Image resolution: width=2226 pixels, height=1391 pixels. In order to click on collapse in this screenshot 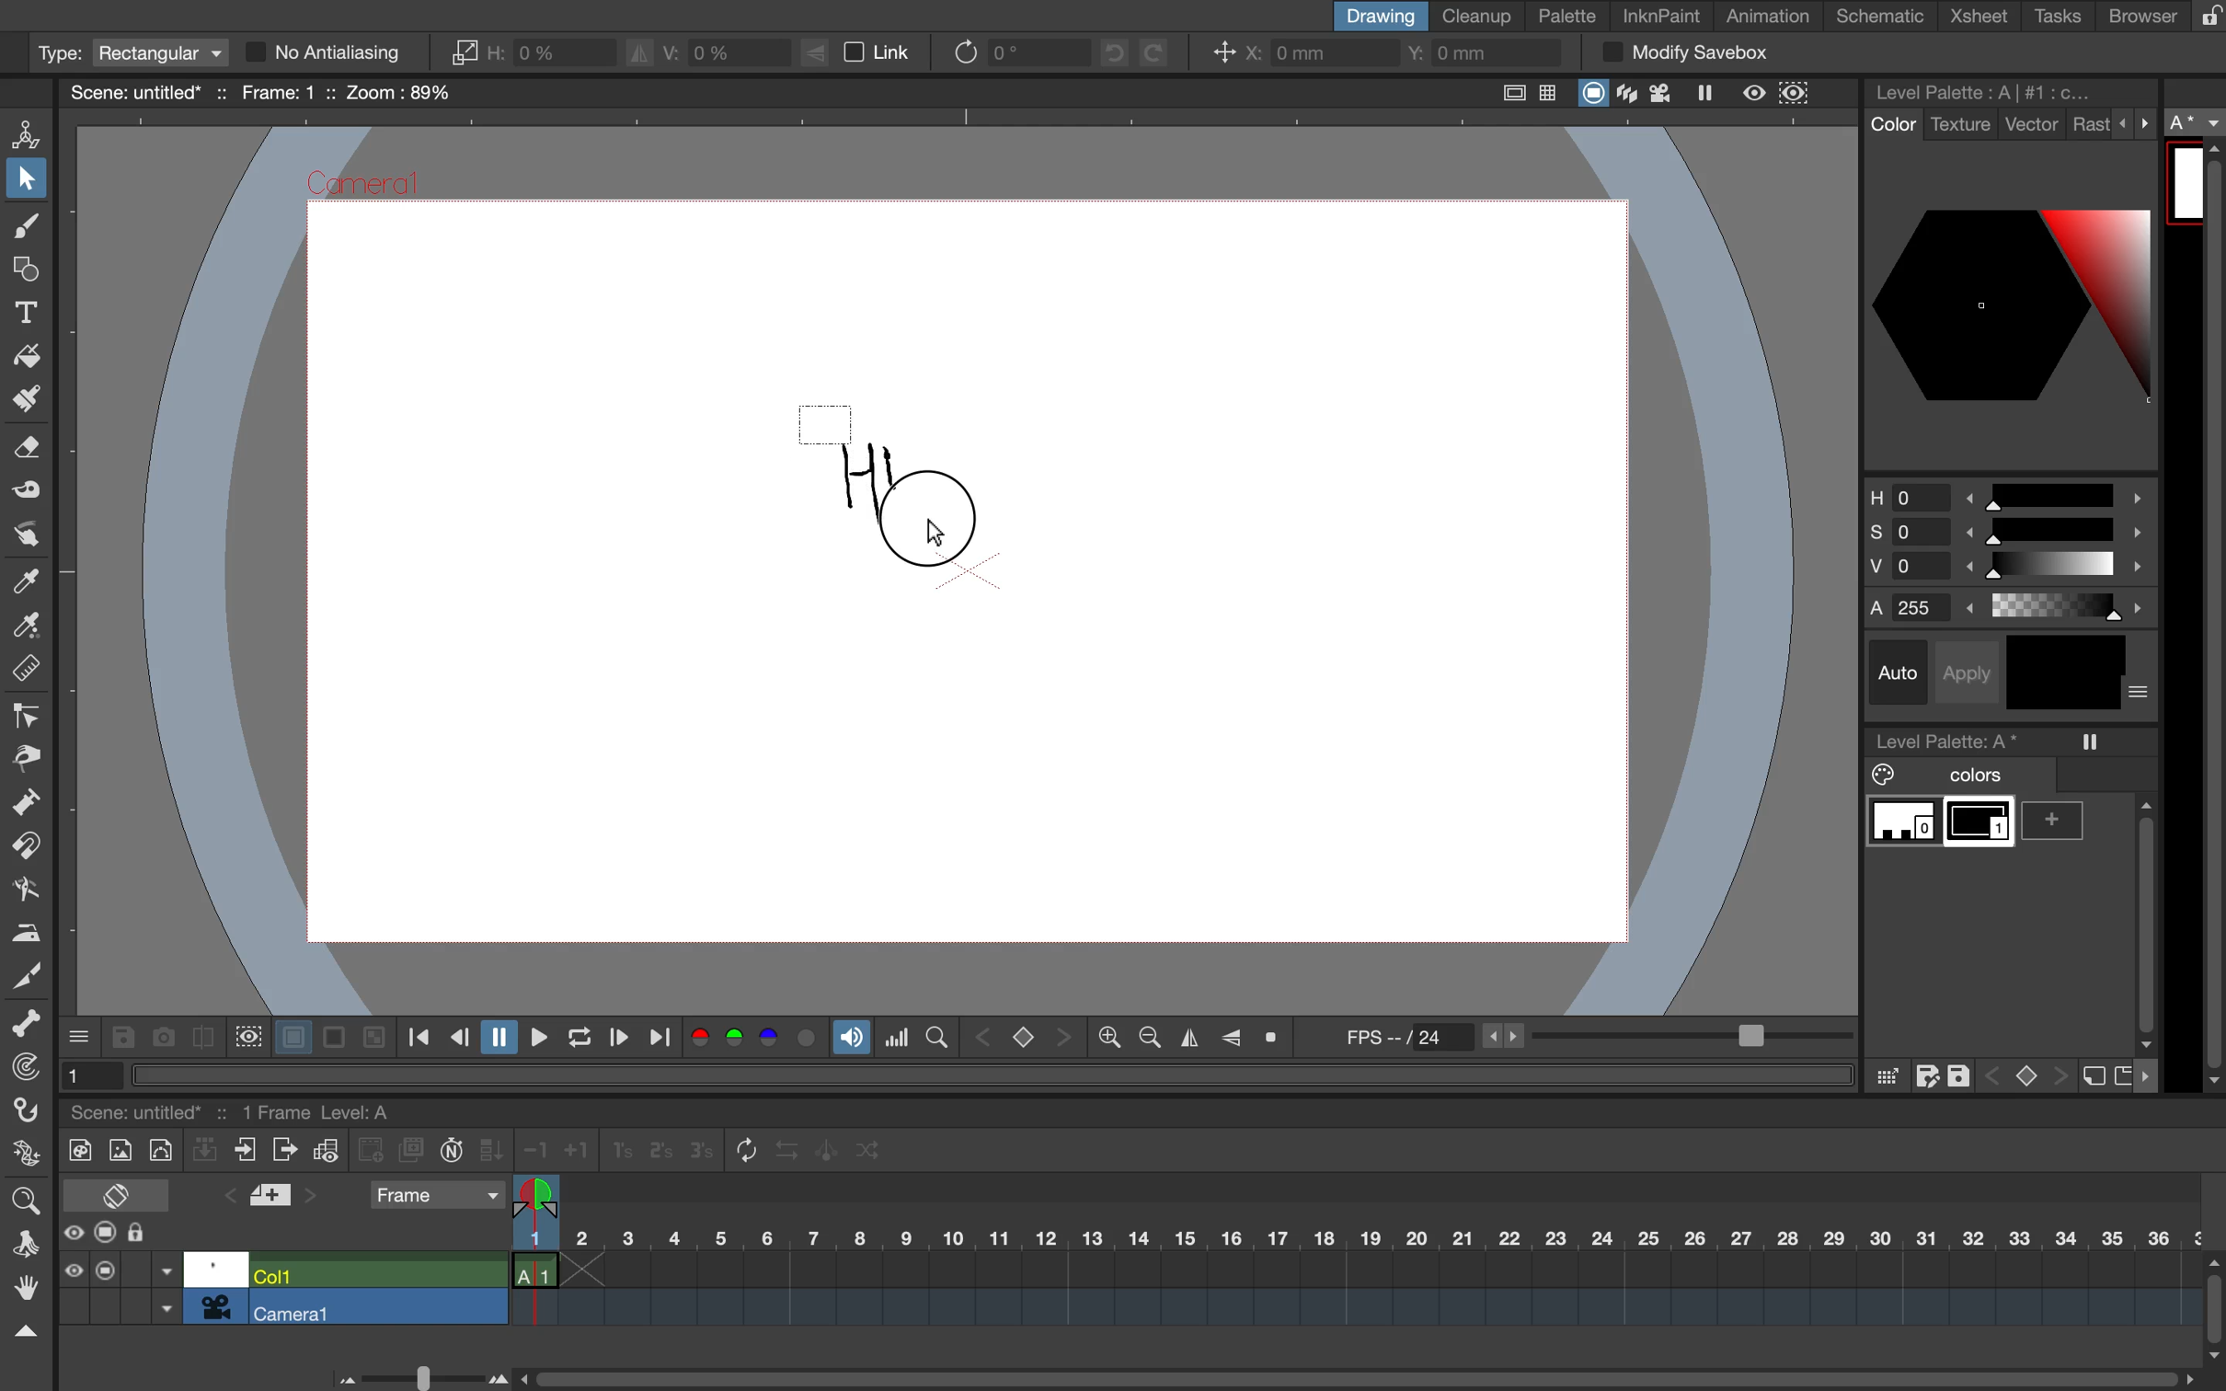, I will do `click(24, 1332)`.